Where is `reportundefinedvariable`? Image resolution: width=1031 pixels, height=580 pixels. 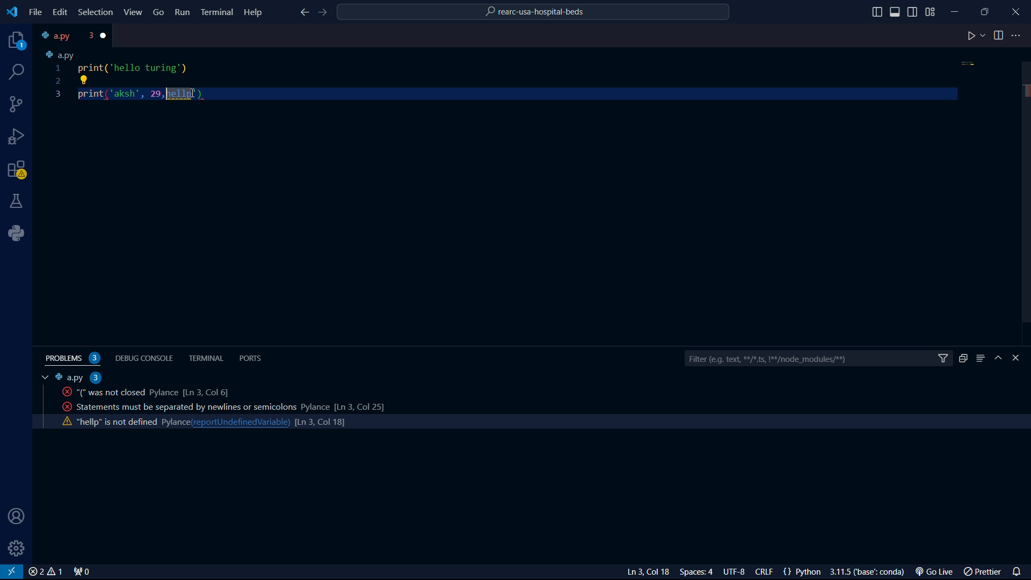
reportundefinedvariable is located at coordinates (242, 422).